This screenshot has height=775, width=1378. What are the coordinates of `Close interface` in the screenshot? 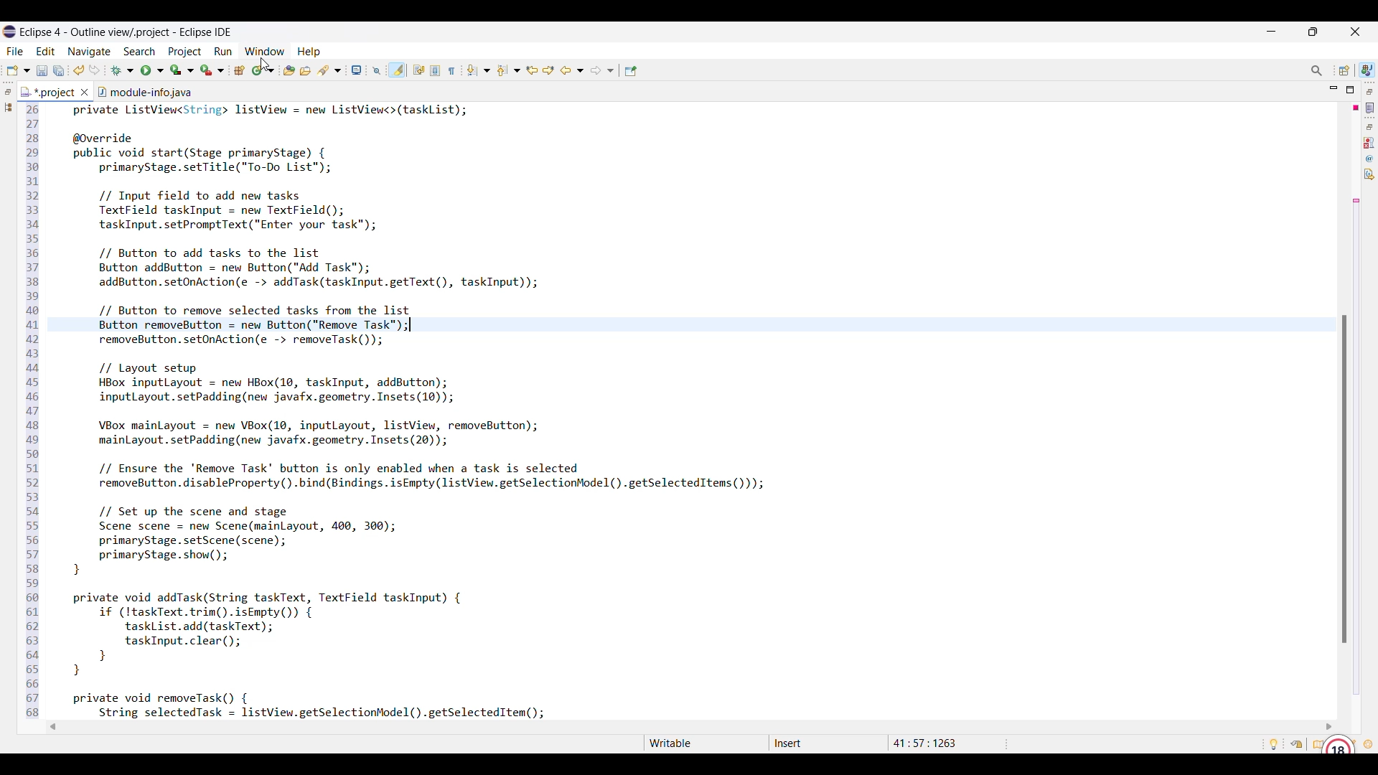 It's located at (1356, 32).